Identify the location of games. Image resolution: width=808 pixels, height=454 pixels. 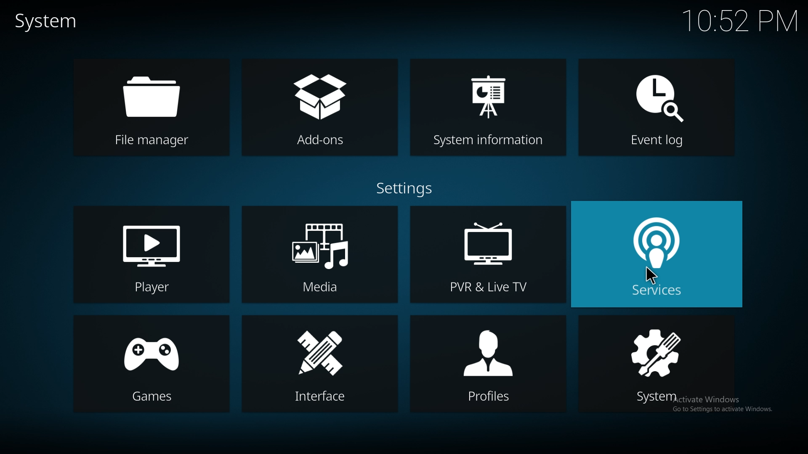
(150, 364).